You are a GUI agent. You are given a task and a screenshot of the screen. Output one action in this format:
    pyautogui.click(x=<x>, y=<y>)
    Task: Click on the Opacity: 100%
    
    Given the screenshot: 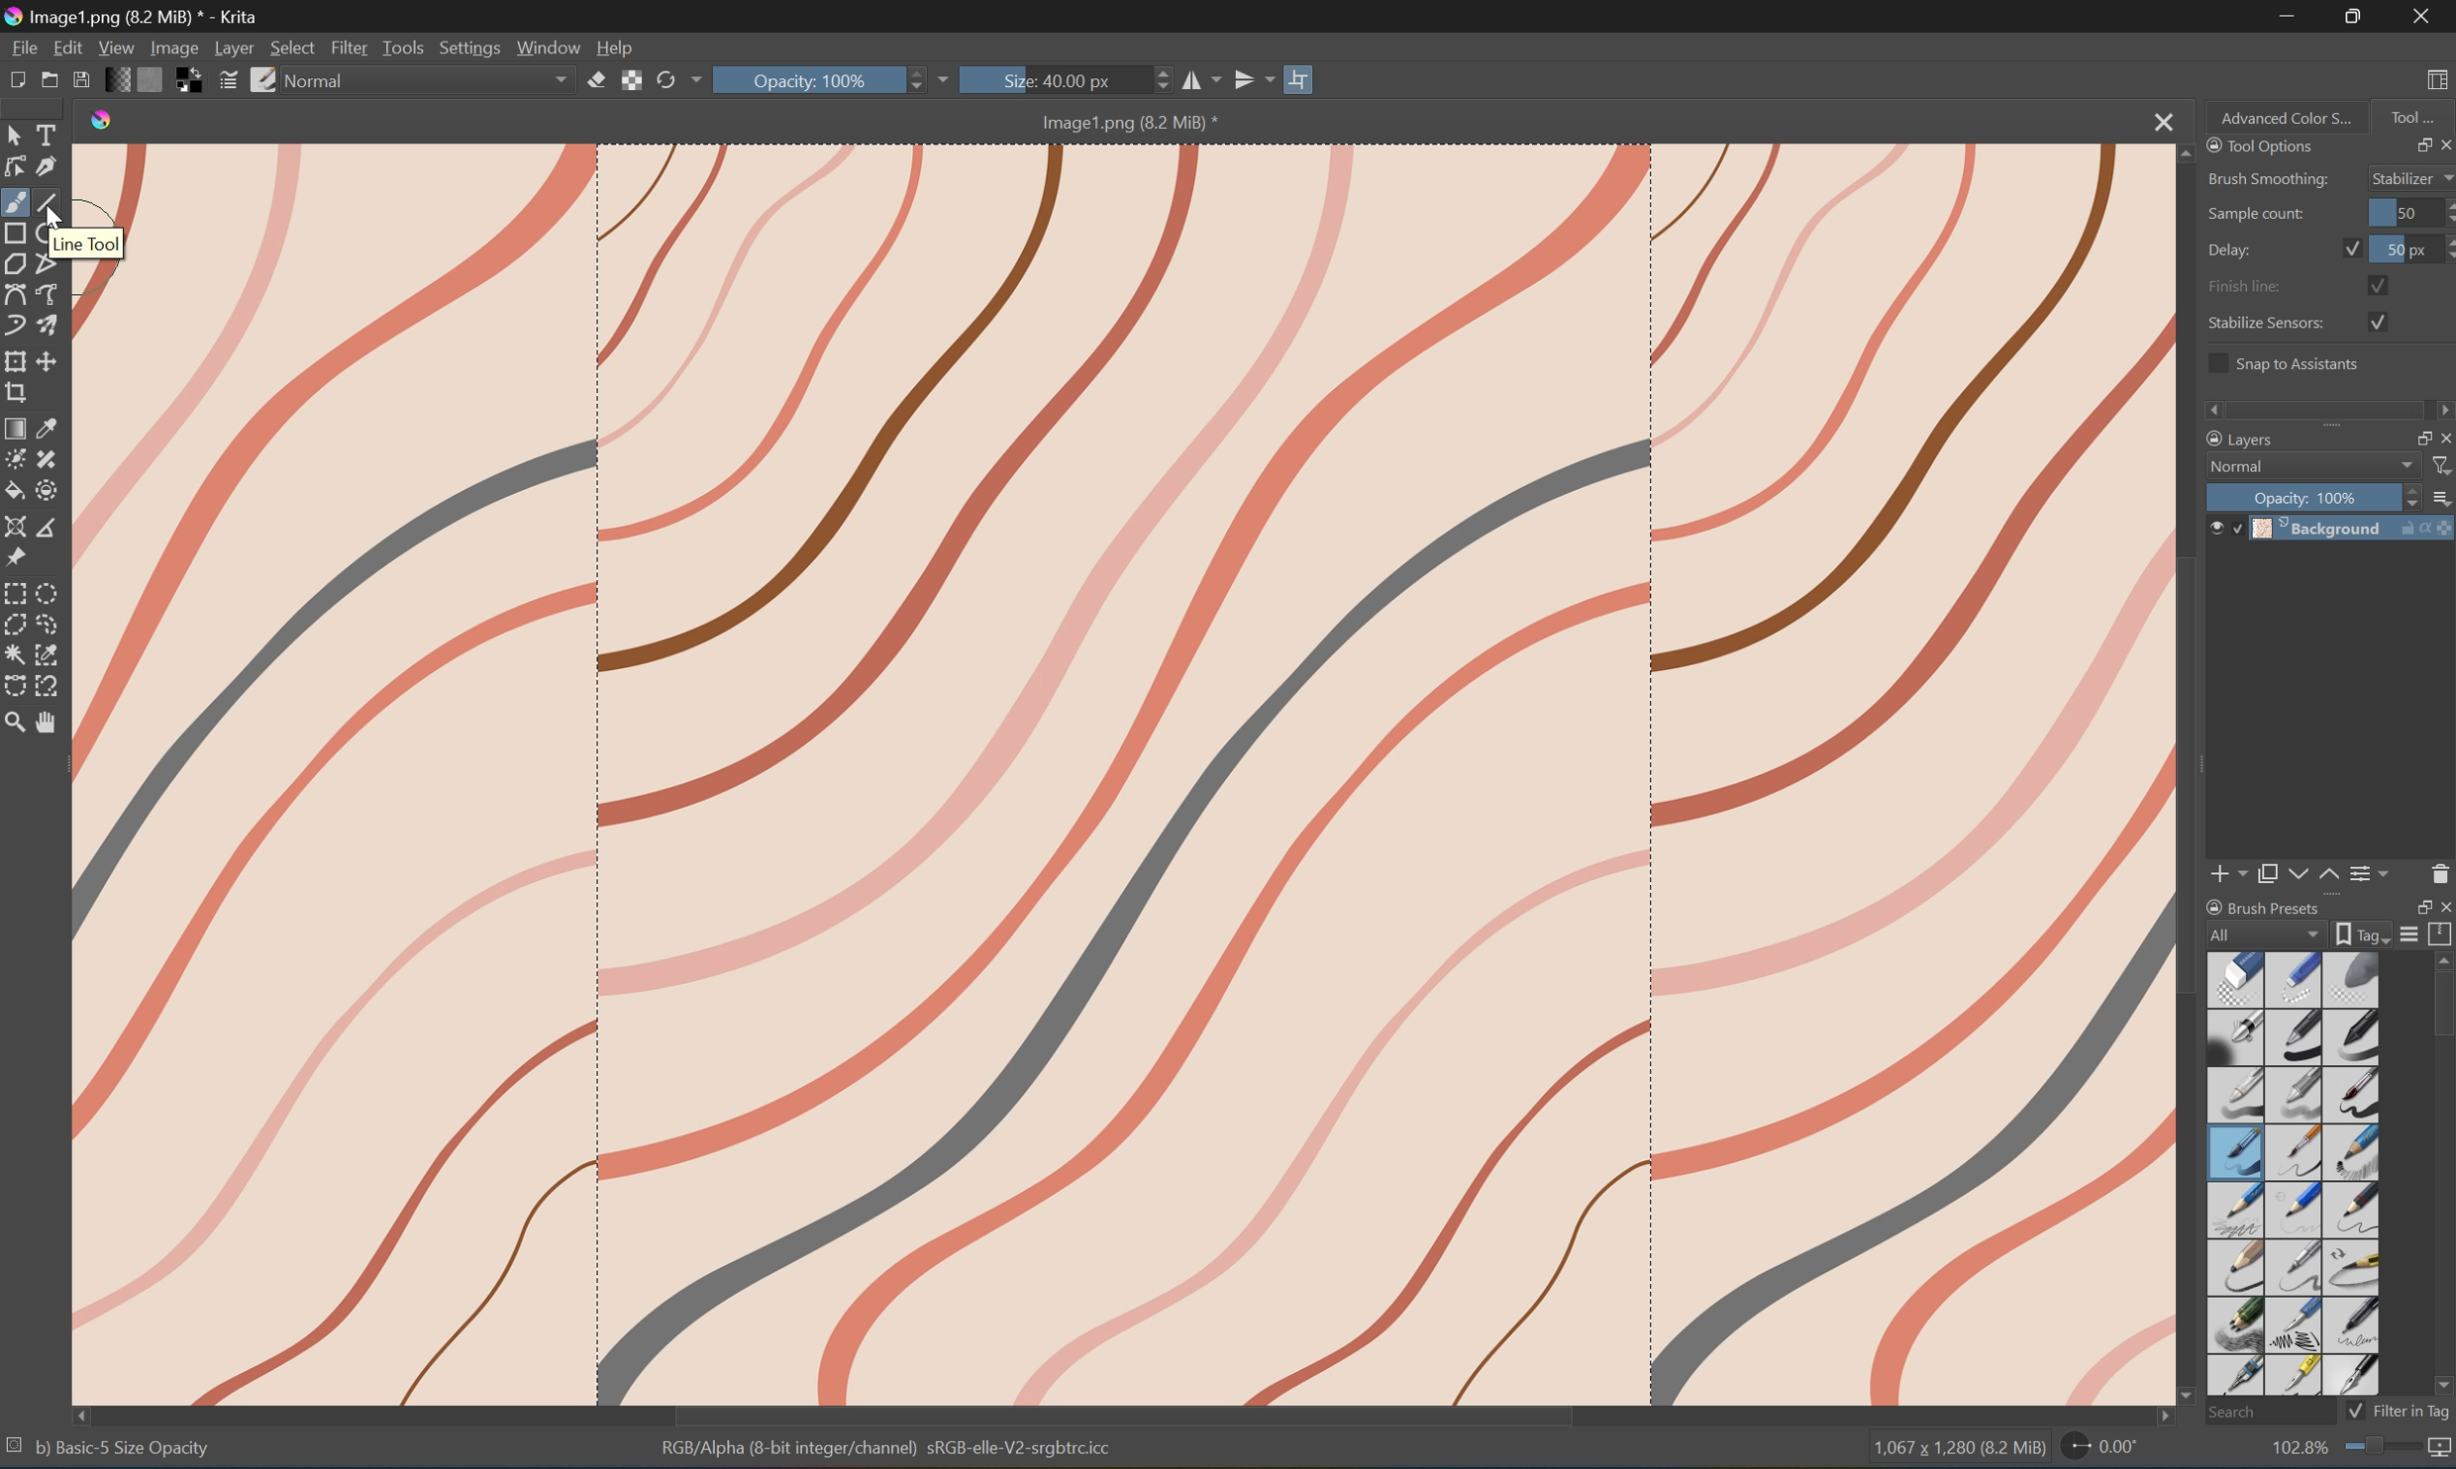 What is the action you would take?
    pyautogui.click(x=821, y=80)
    